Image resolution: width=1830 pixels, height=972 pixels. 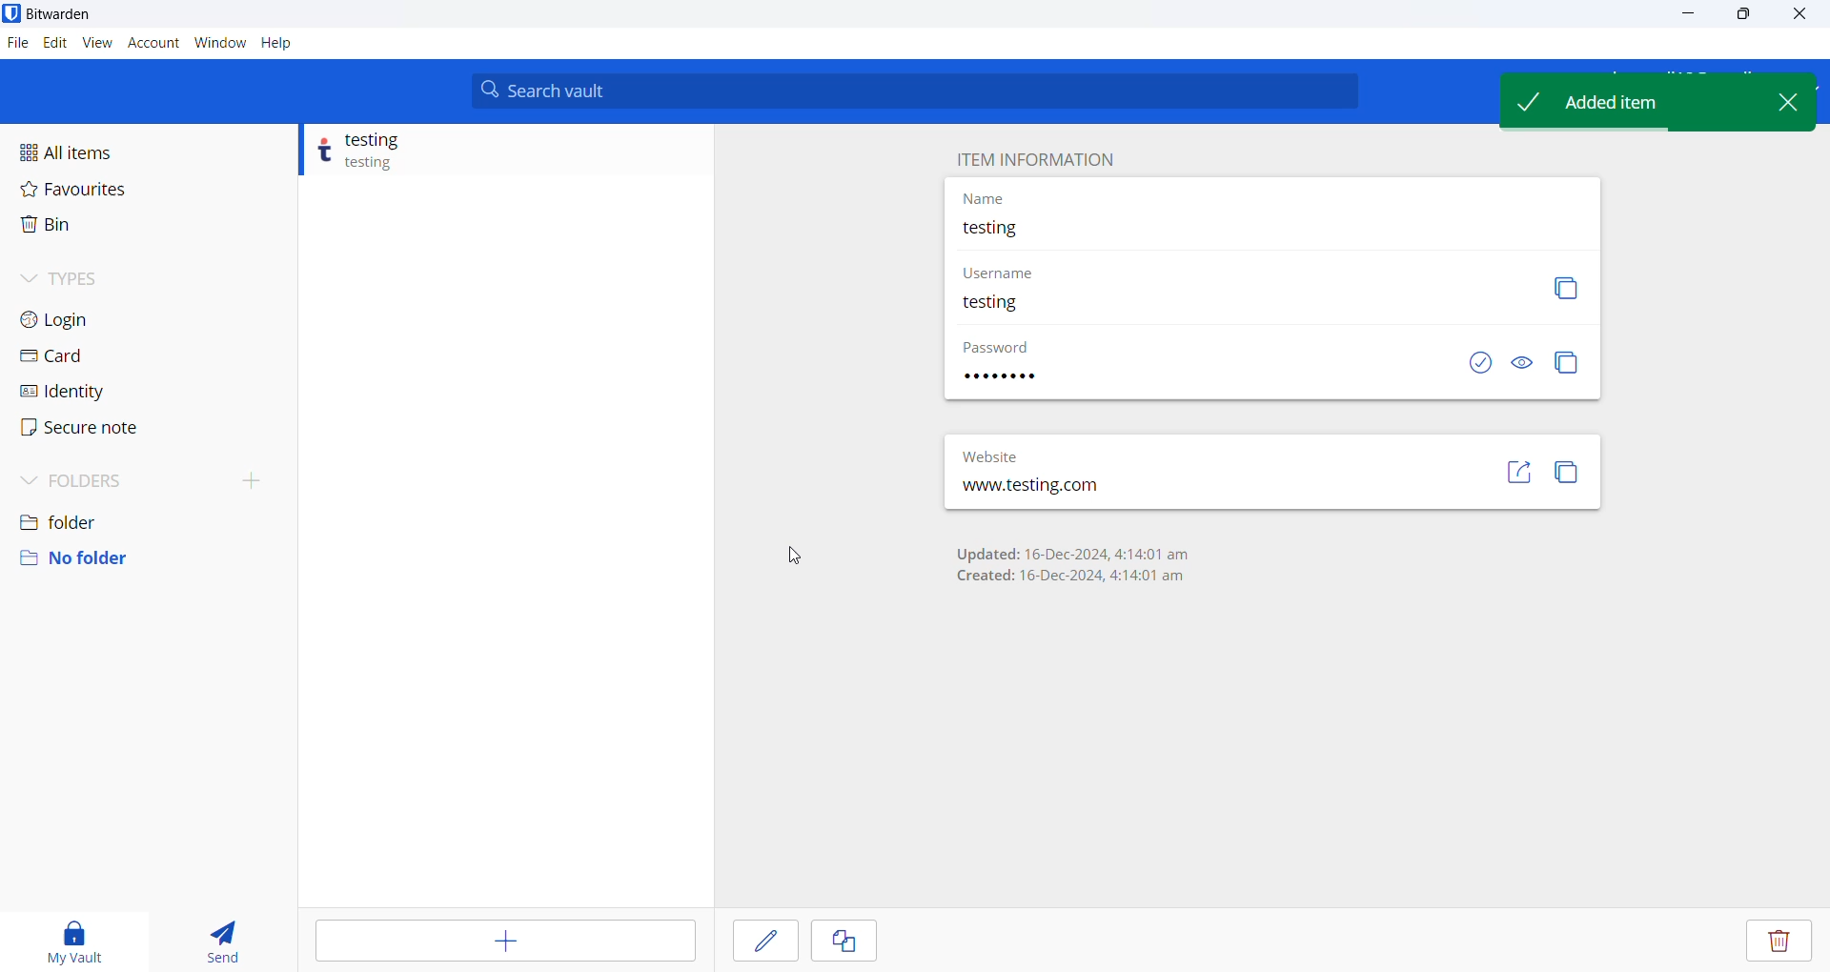 What do you see at coordinates (1690, 14) in the screenshot?
I see `minimize` at bounding box center [1690, 14].